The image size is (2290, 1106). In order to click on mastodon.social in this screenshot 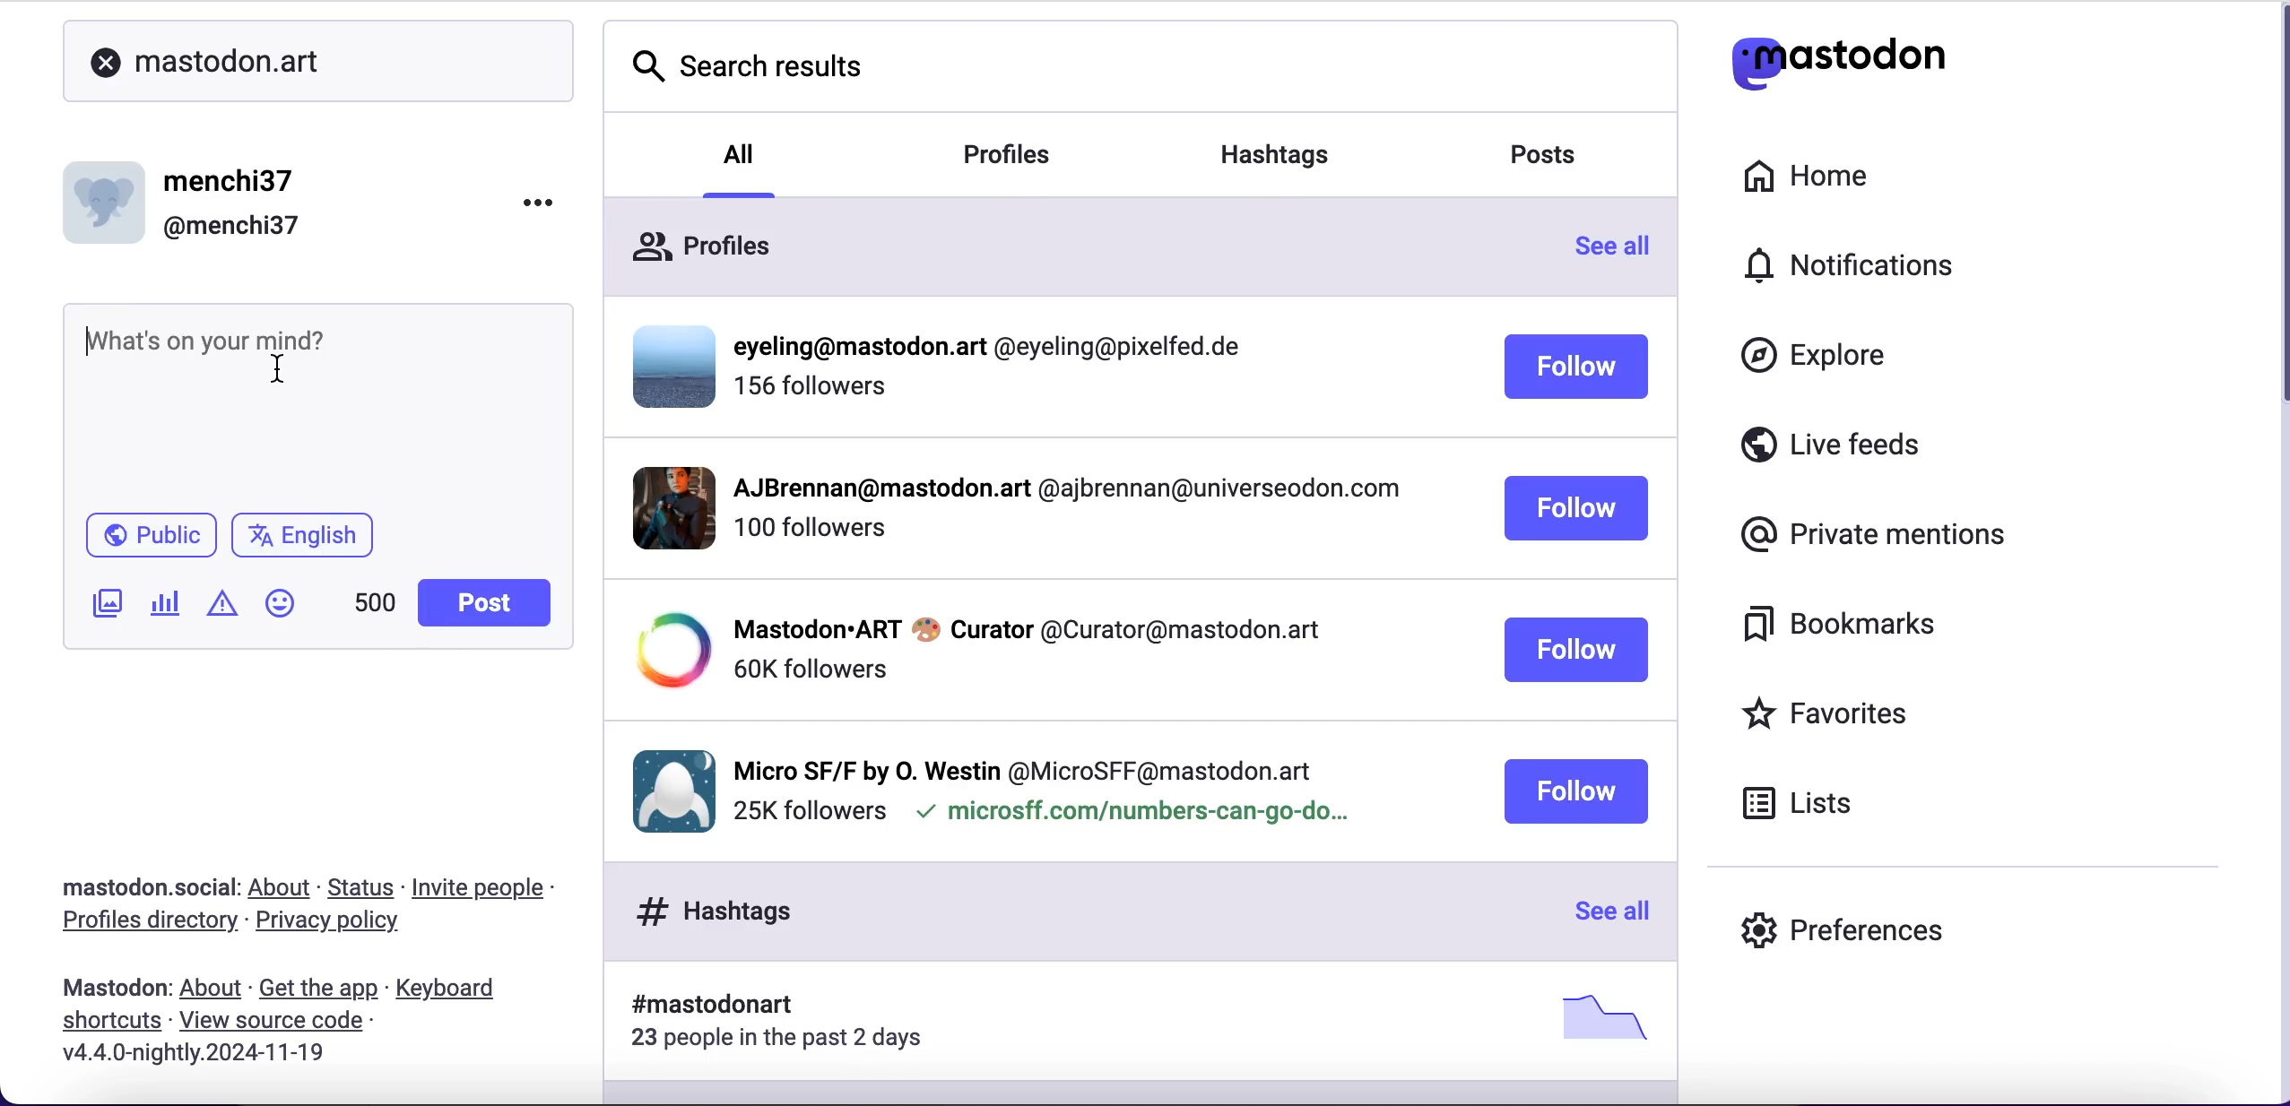, I will do `click(143, 886)`.